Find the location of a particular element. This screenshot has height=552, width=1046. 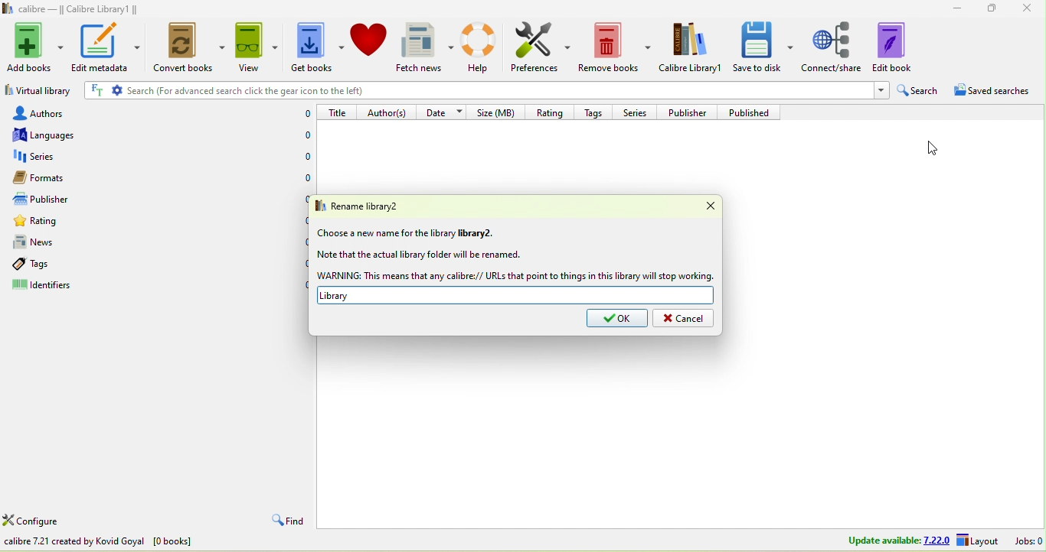

formats is located at coordinates (57, 177).